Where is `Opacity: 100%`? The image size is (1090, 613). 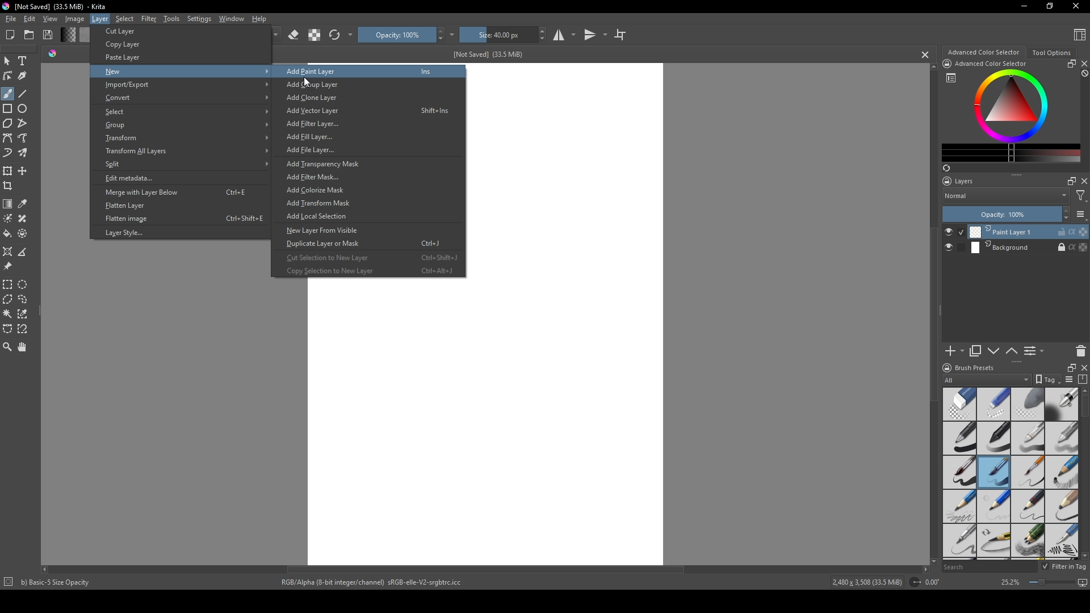 Opacity: 100% is located at coordinates (999, 215).